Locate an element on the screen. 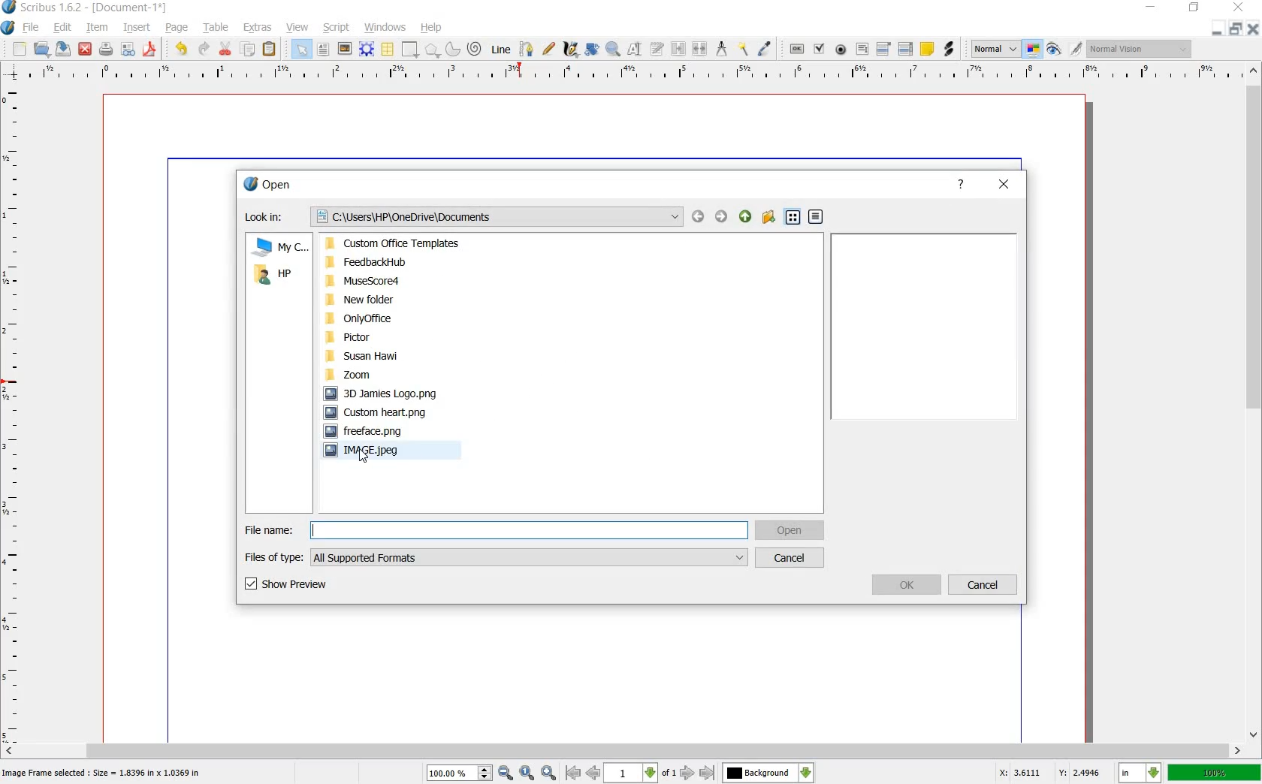  FILE NAME is located at coordinates (494, 529).